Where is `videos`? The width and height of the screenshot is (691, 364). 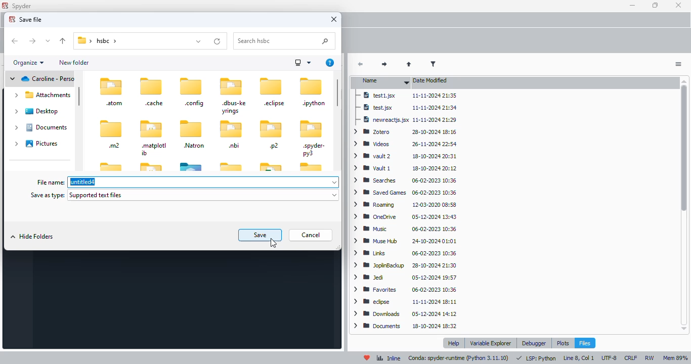 videos is located at coordinates (370, 144).